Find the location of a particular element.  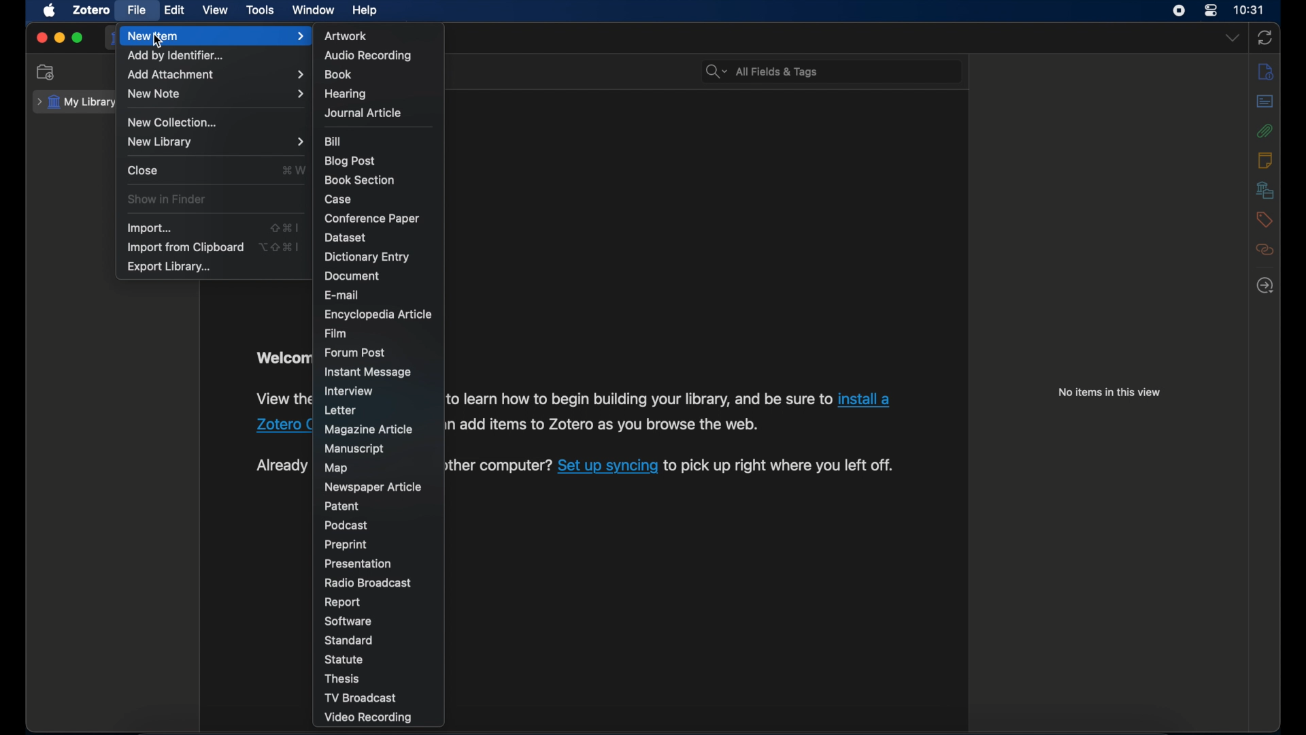

 is located at coordinates (282, 426).